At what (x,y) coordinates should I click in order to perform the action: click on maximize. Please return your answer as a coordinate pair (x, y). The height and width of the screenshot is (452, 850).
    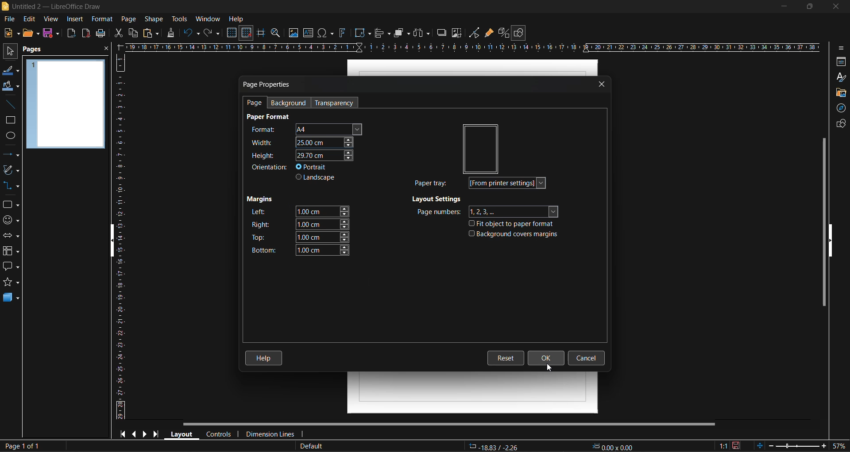
    Looking at the image, I should click on (807, 7).